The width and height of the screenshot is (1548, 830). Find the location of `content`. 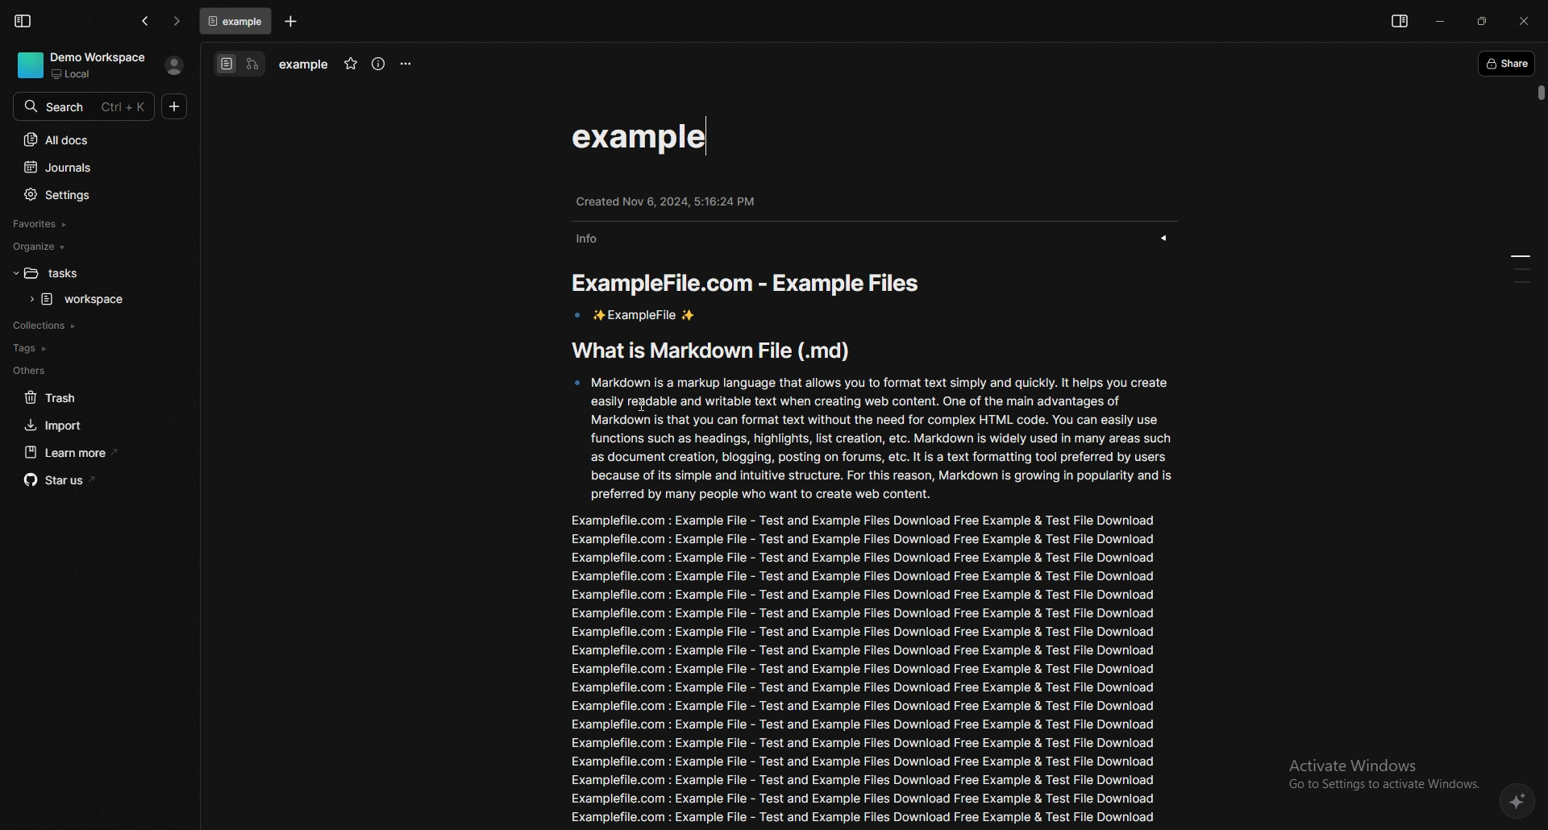

content is located at coordinates (872, 281).